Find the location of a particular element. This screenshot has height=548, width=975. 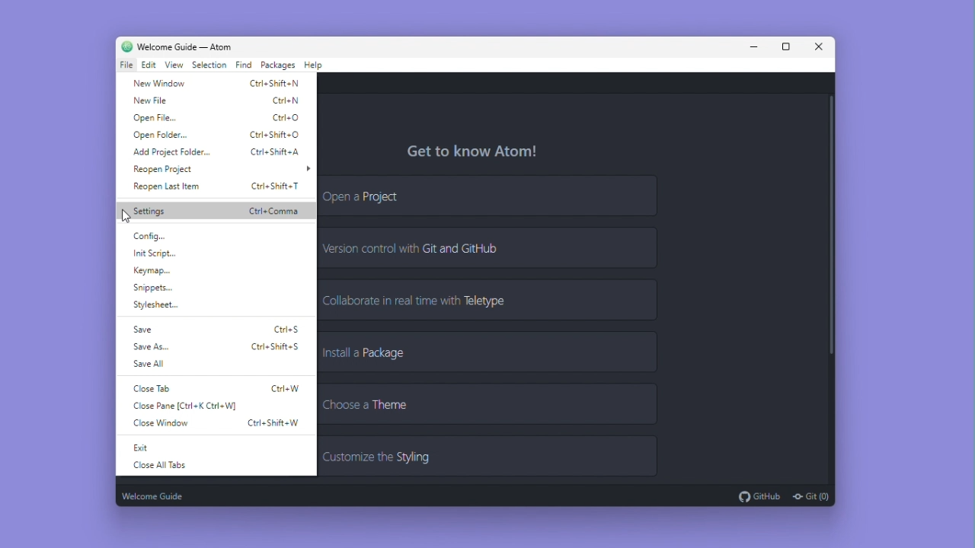

exit is located at coordinates (145, 448).